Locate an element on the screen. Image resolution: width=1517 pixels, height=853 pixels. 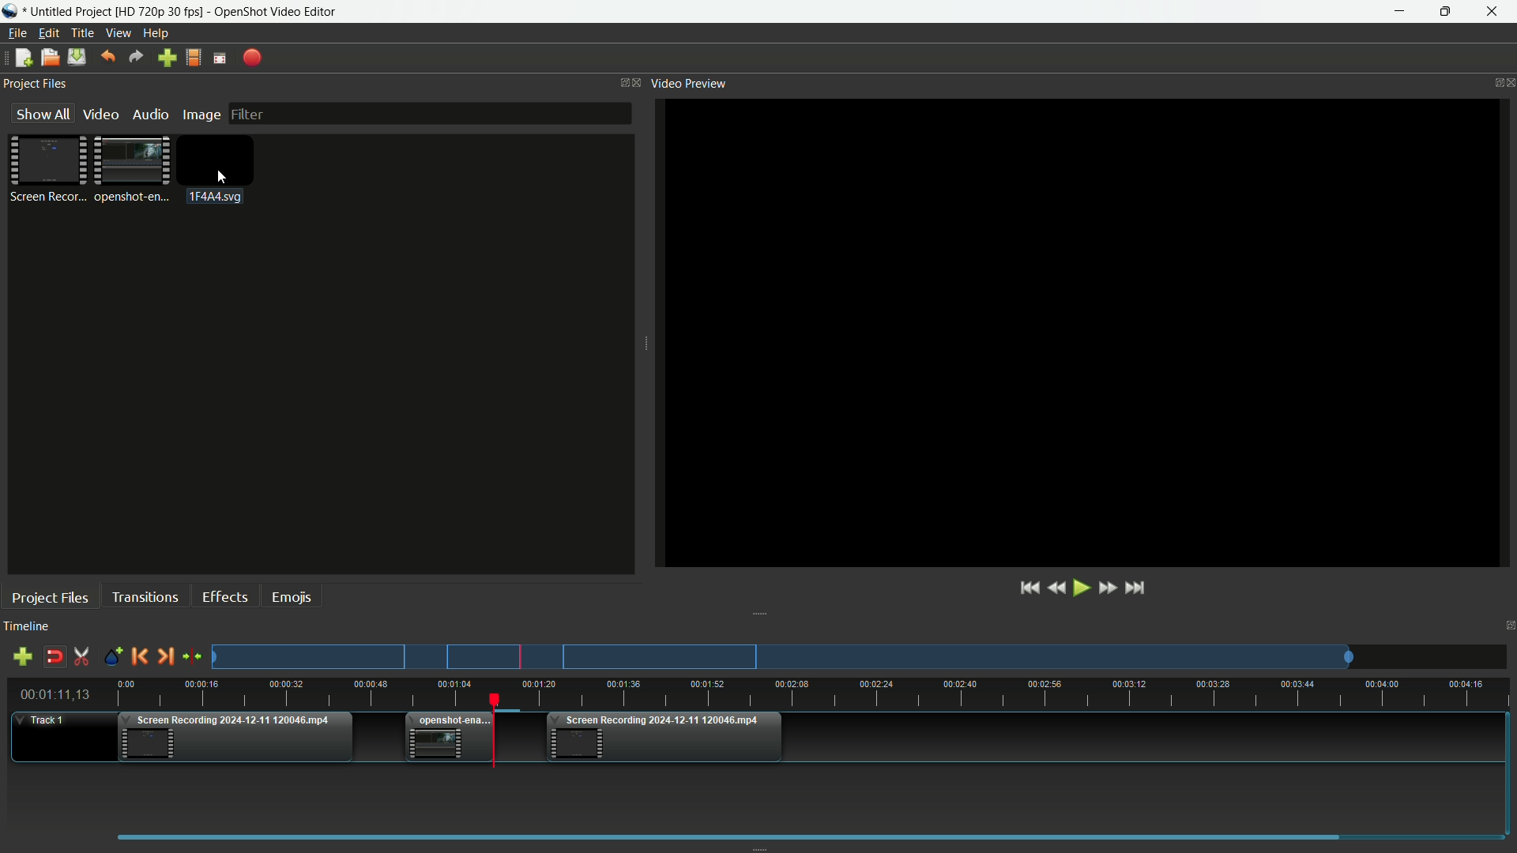
scrollbar  is located at coordinates (804, 836).